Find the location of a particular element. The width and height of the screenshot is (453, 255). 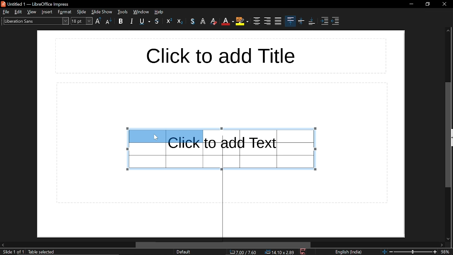

view is located at coordinates (32, 12).